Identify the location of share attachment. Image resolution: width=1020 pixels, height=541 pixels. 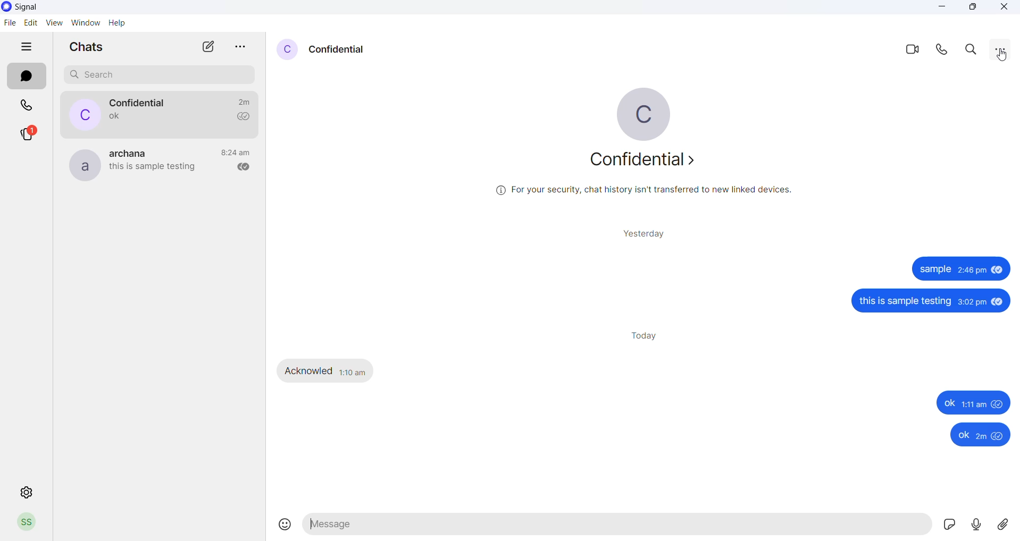
(1005, 525).